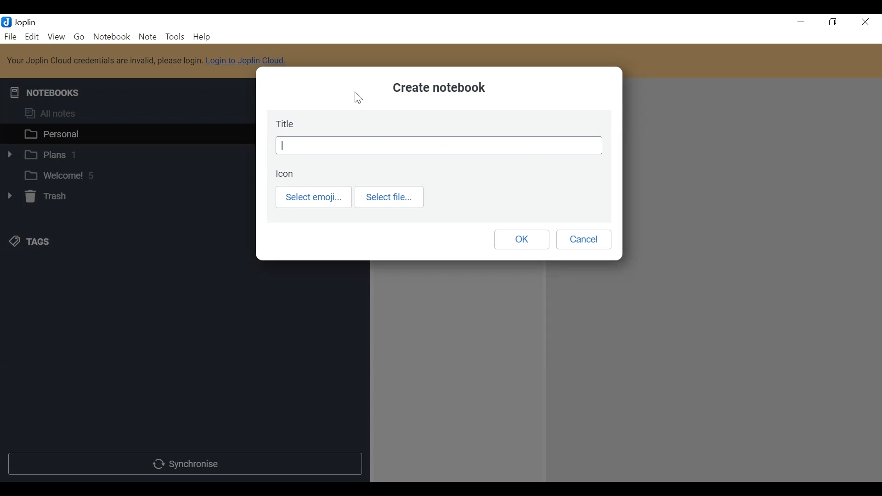  What do you see at coordinates (315, 197) in the screenshot?
I see `Select emoji` at bounding box center [315, 197].